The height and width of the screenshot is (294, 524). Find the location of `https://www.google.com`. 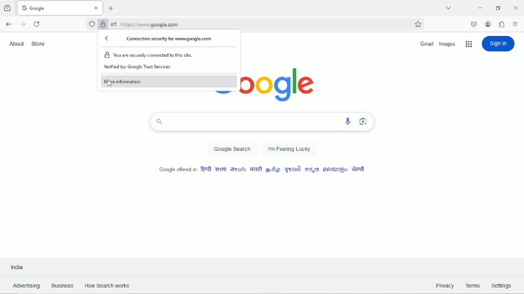

https://www.google.com is located at coordinates (153, 24).